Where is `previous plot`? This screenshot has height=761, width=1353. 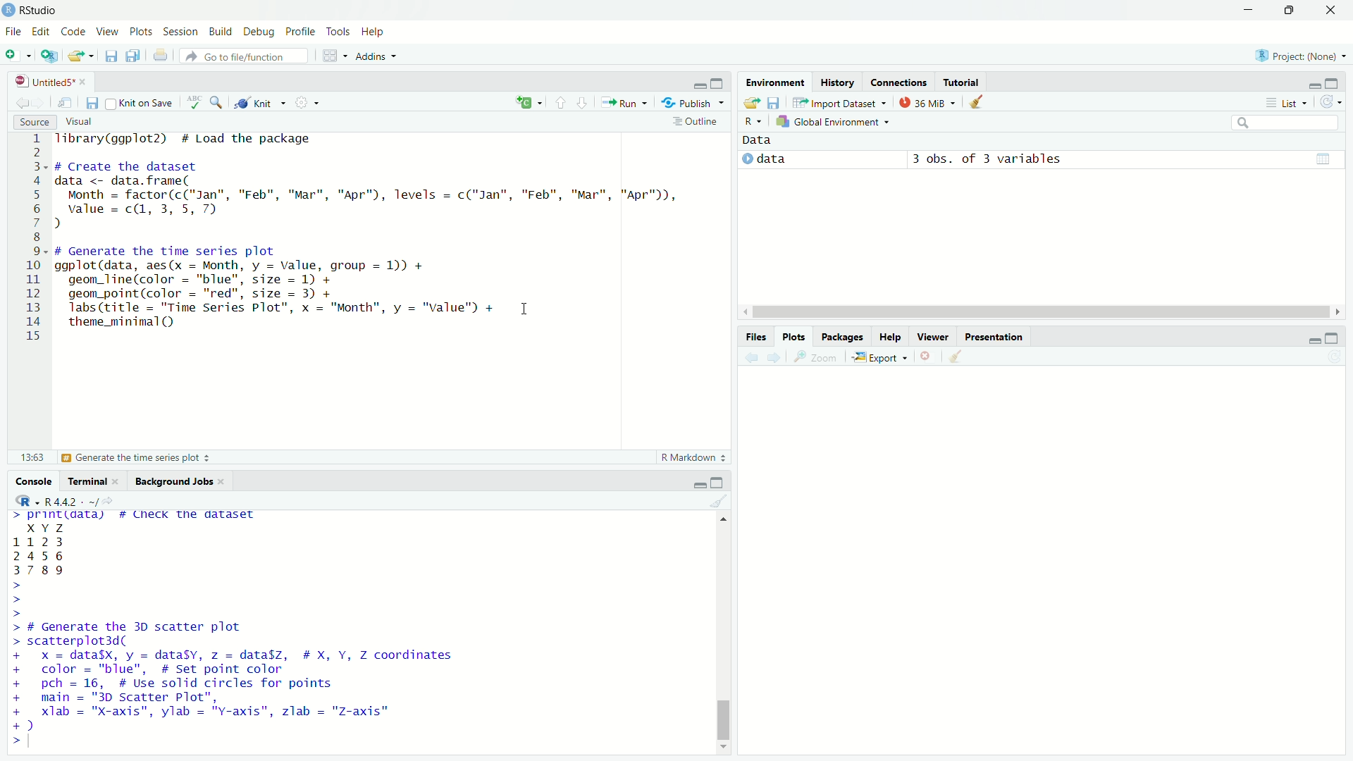 previous plot is located at coordinates (751, 357).